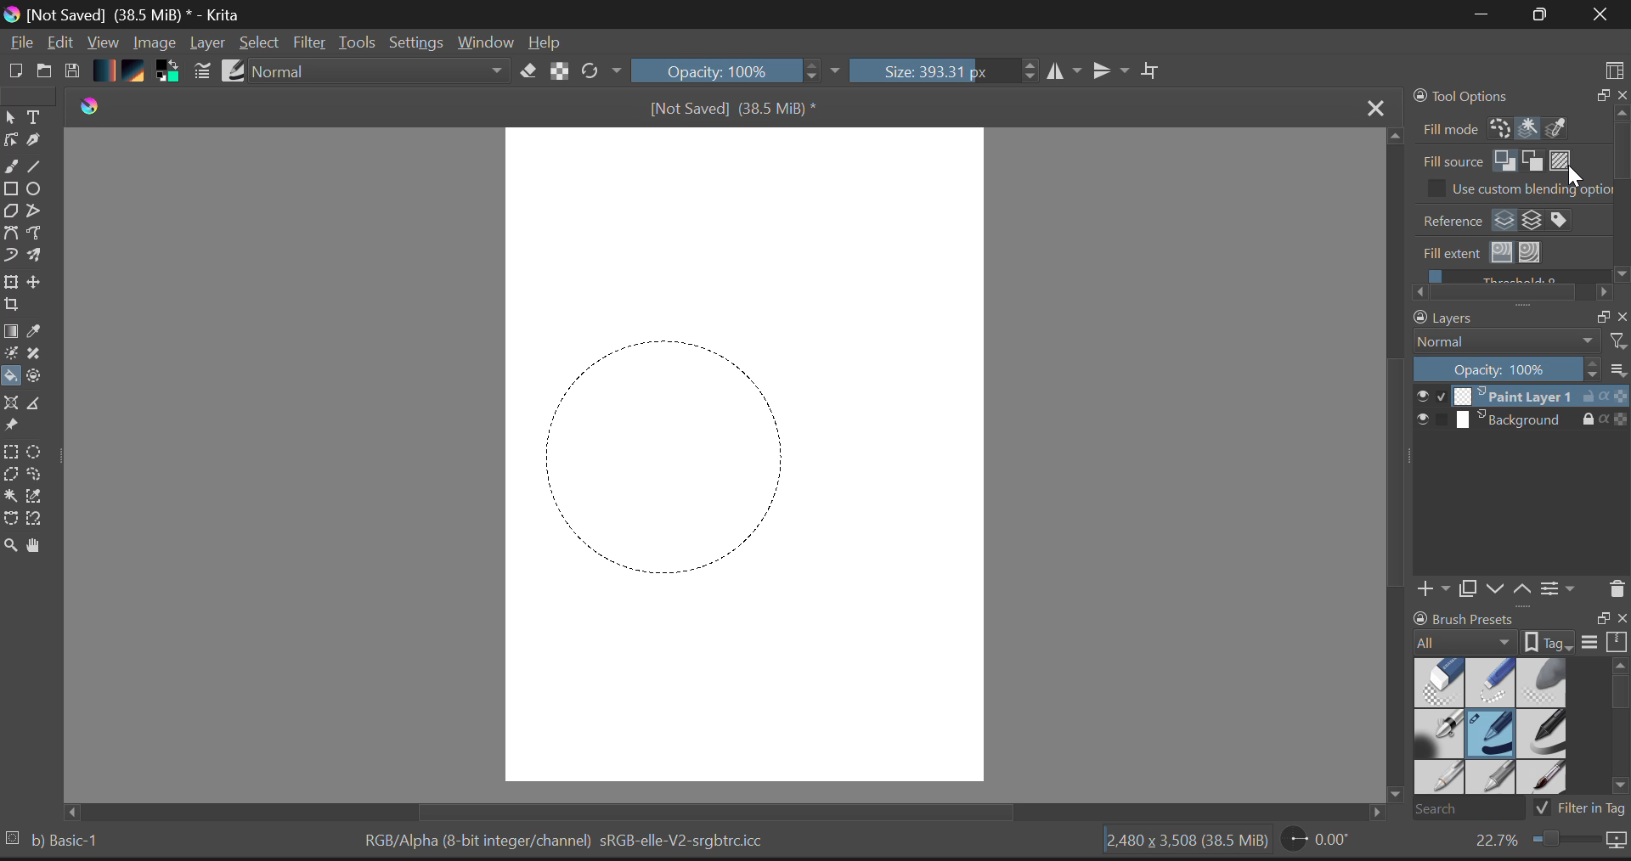 Image resolution: width=1631 pixels, height=861 pixels. What do you see at coordinates (14, 168) in the screenshot?
I see `freehand curve` at bounding box center [14, 168].